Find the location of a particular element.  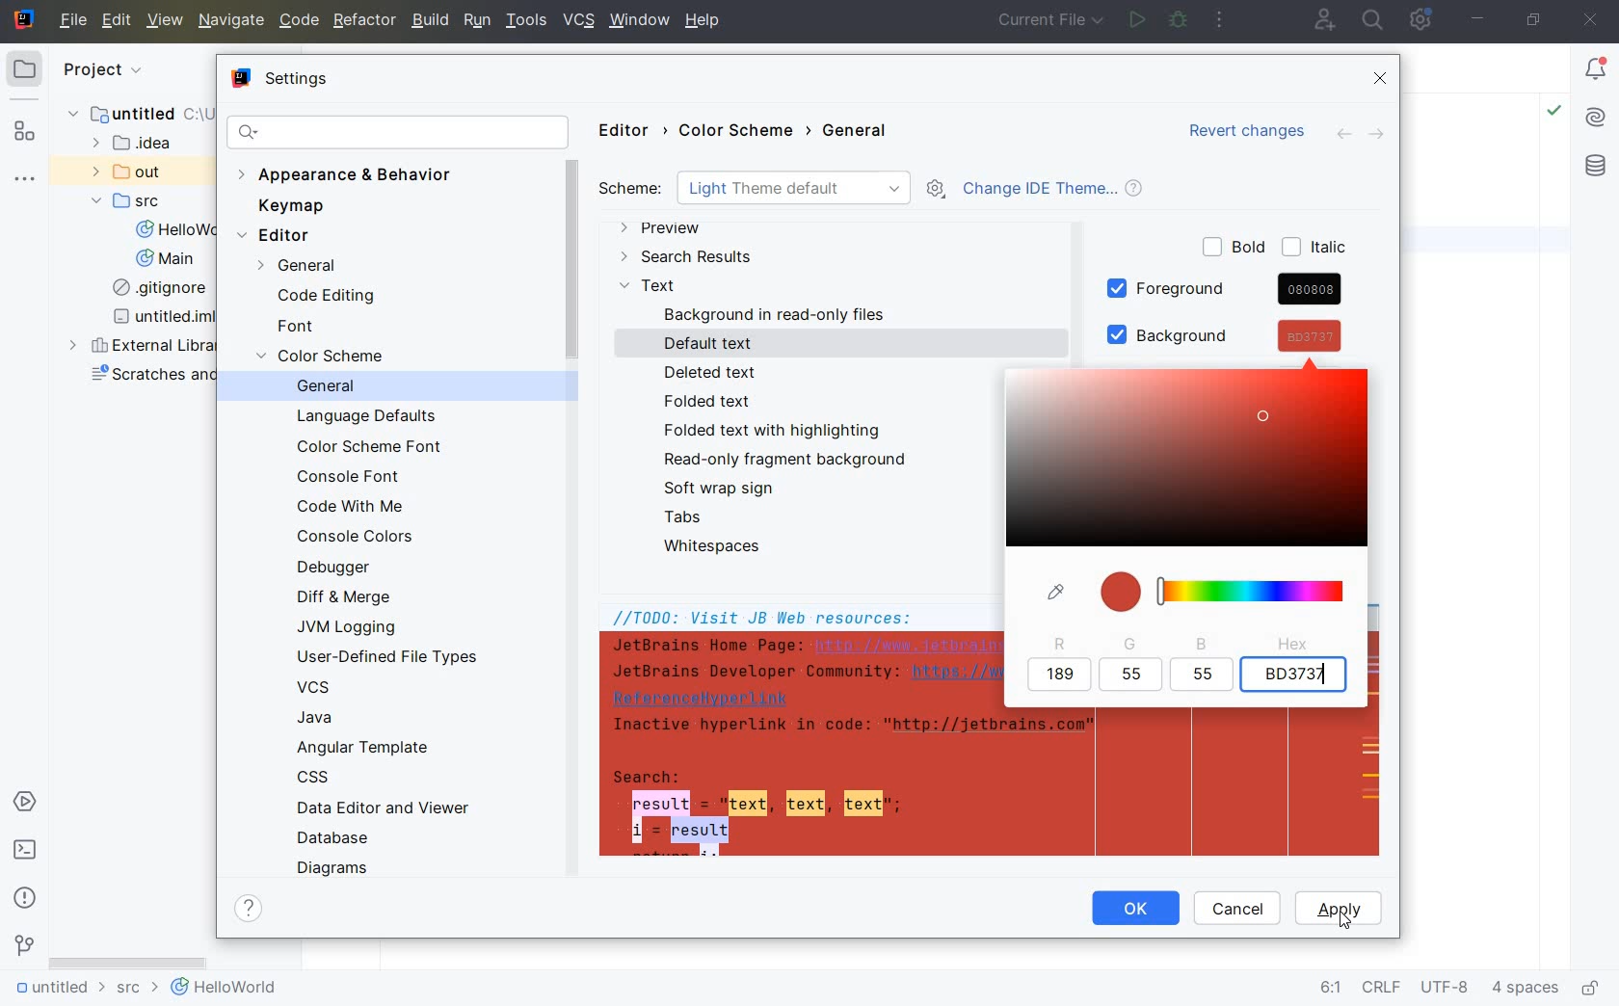

SHOW SCHEME ACTIONS is located at coordinates (935, 190).